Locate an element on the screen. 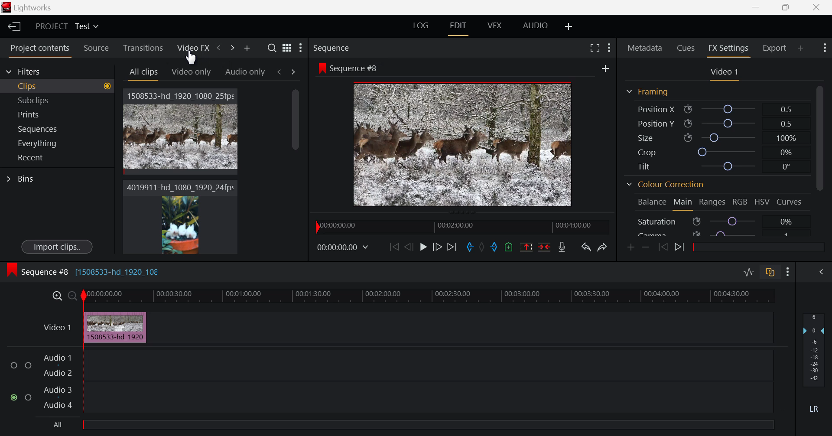  Previous keyframe is located at coordinates (663, 247).